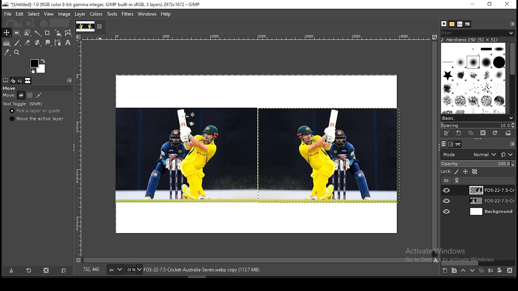  I want to click on select, so click(34, 15).